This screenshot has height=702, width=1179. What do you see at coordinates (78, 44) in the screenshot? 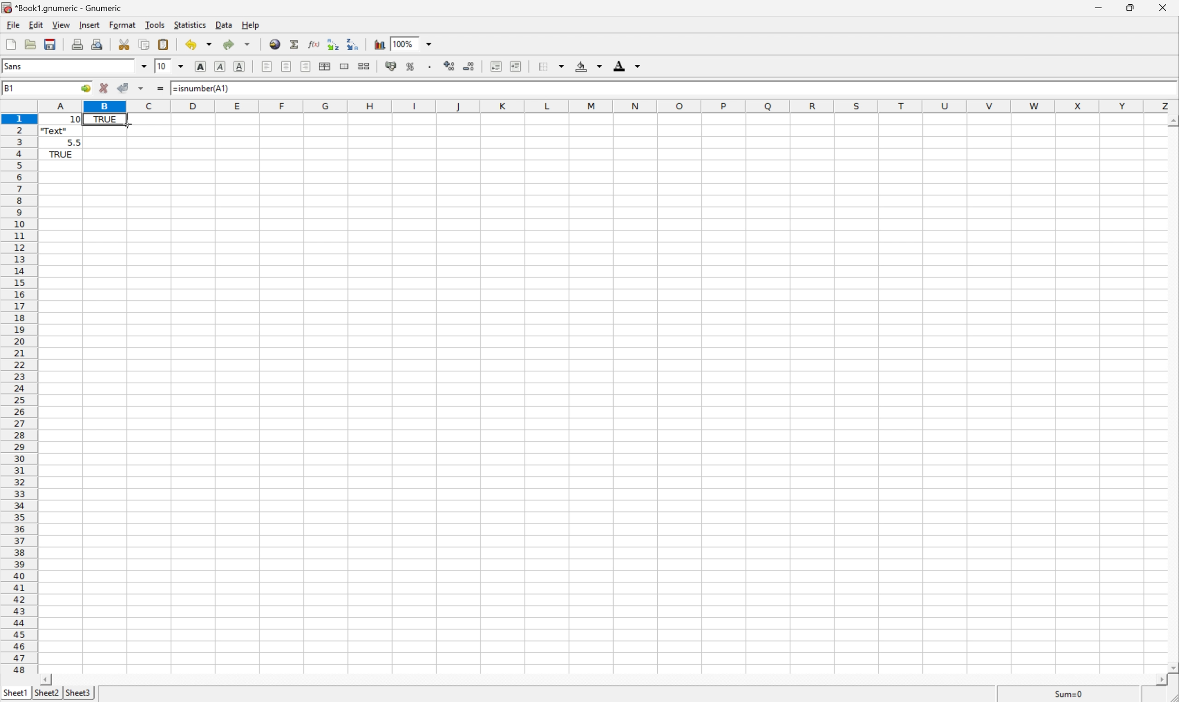
I see `Print current file` at bounding box center [78, 44].